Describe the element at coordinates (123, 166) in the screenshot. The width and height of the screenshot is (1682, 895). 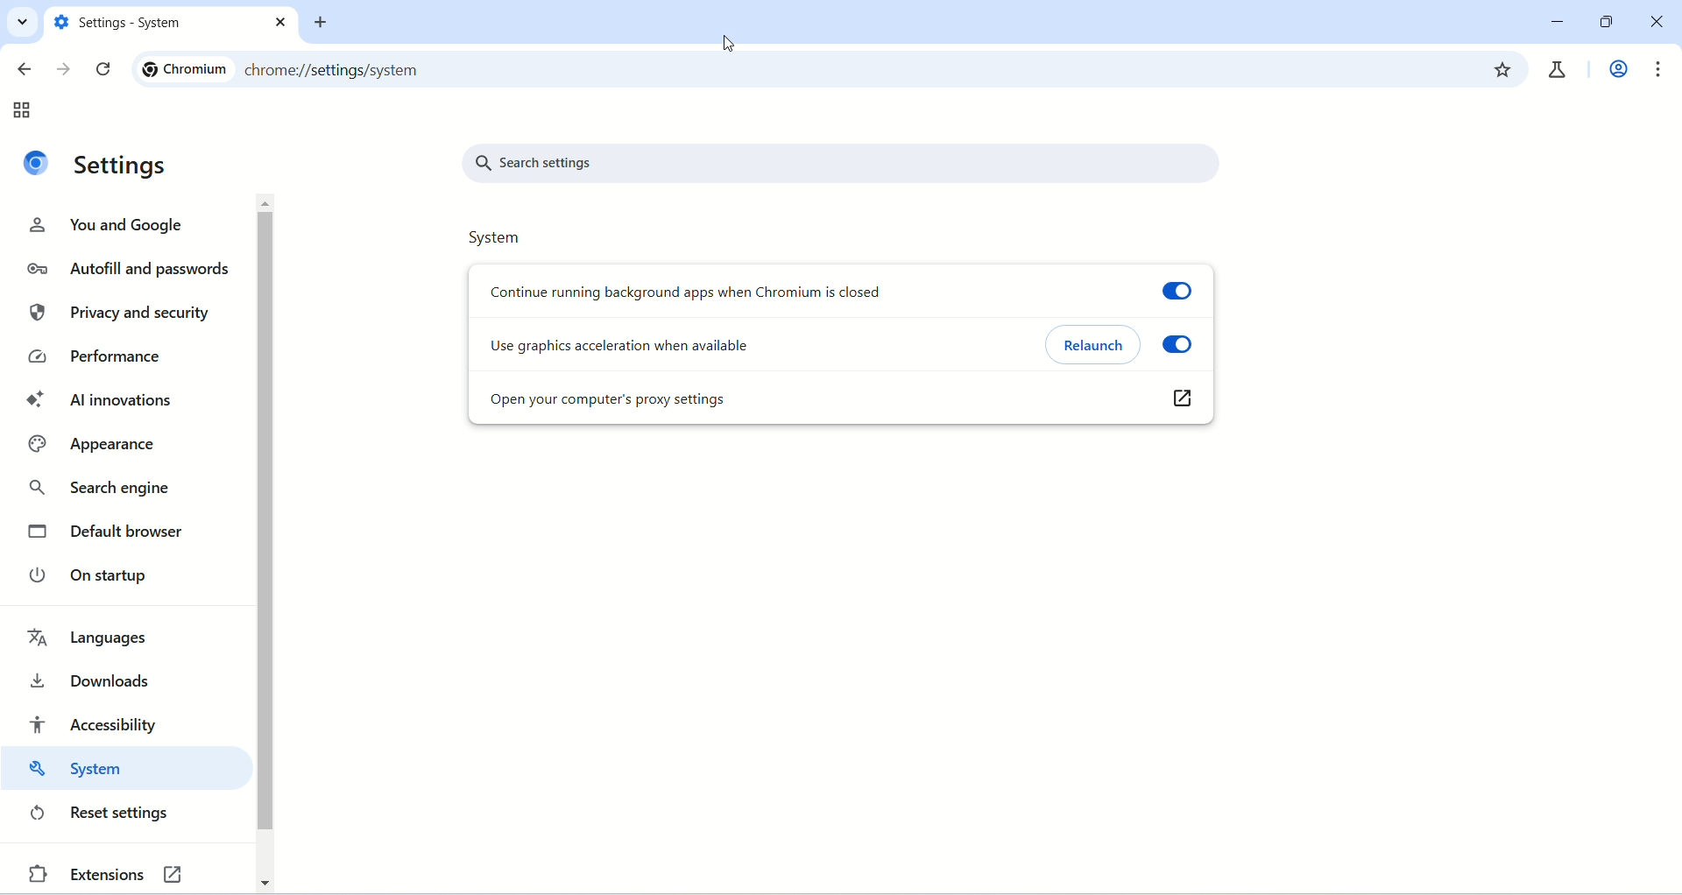
I see `settings` at that location.